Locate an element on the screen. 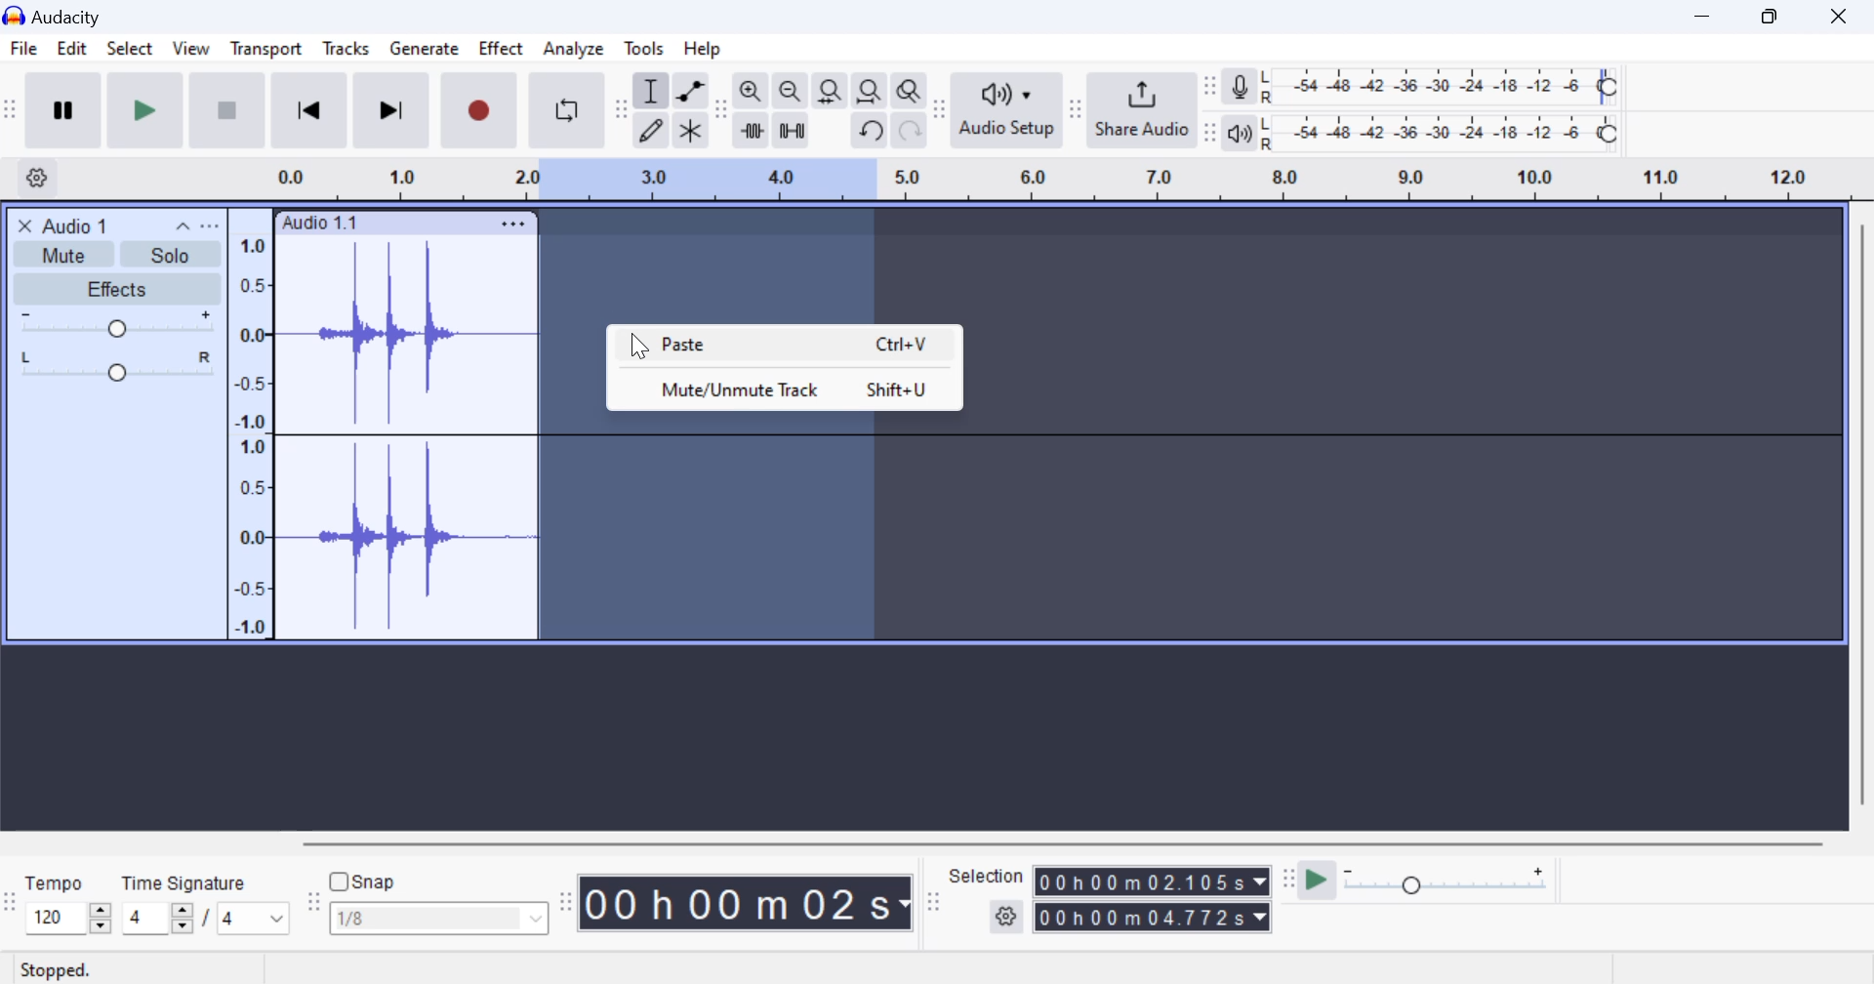 The image size is (1874, 984). Recording Level is located at coordinates (1440, 87).